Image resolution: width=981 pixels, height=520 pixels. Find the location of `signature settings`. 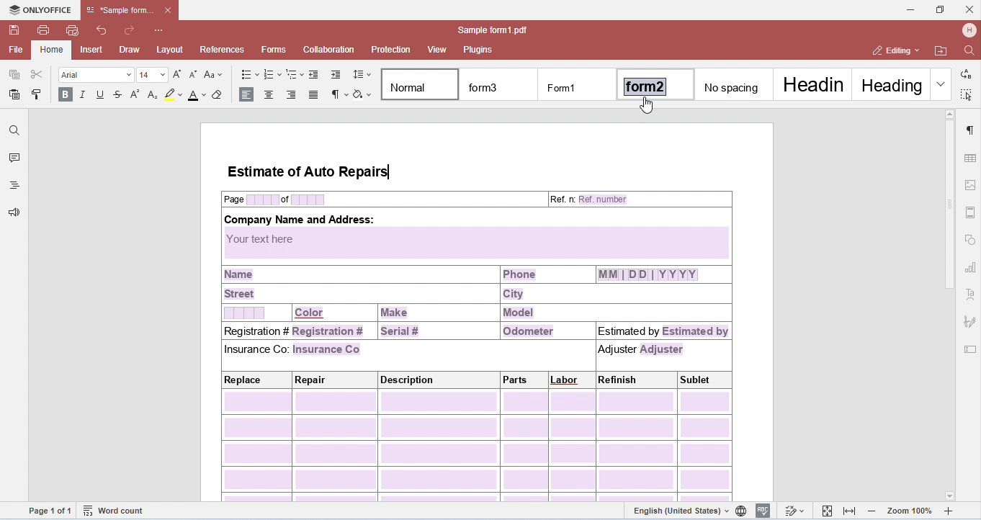

signature settings is located at coordinates (969, 320).